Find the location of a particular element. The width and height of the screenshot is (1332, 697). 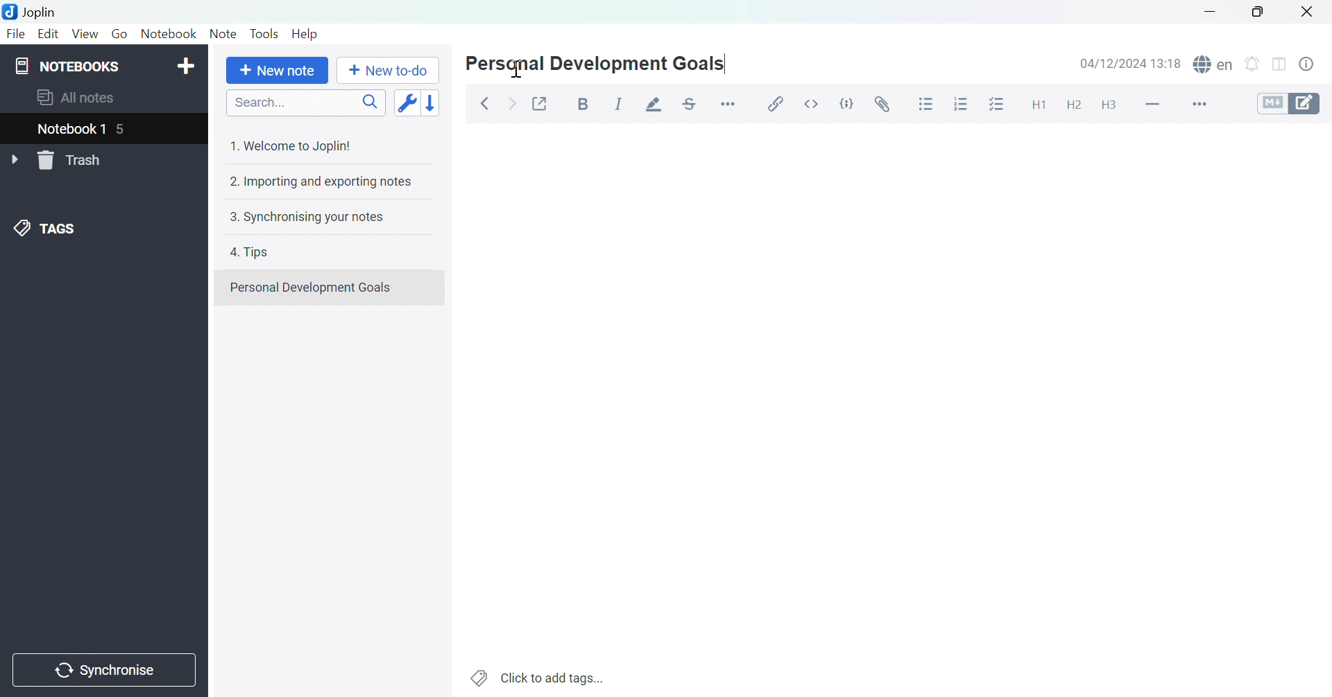

Search is located at coordinates (305, 102).